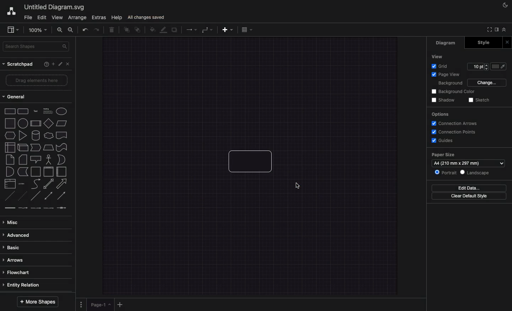 The image size is (512, 311). Describe the element at coordinates (505, 5) in the screenshot. I see `Night mode` at that location.